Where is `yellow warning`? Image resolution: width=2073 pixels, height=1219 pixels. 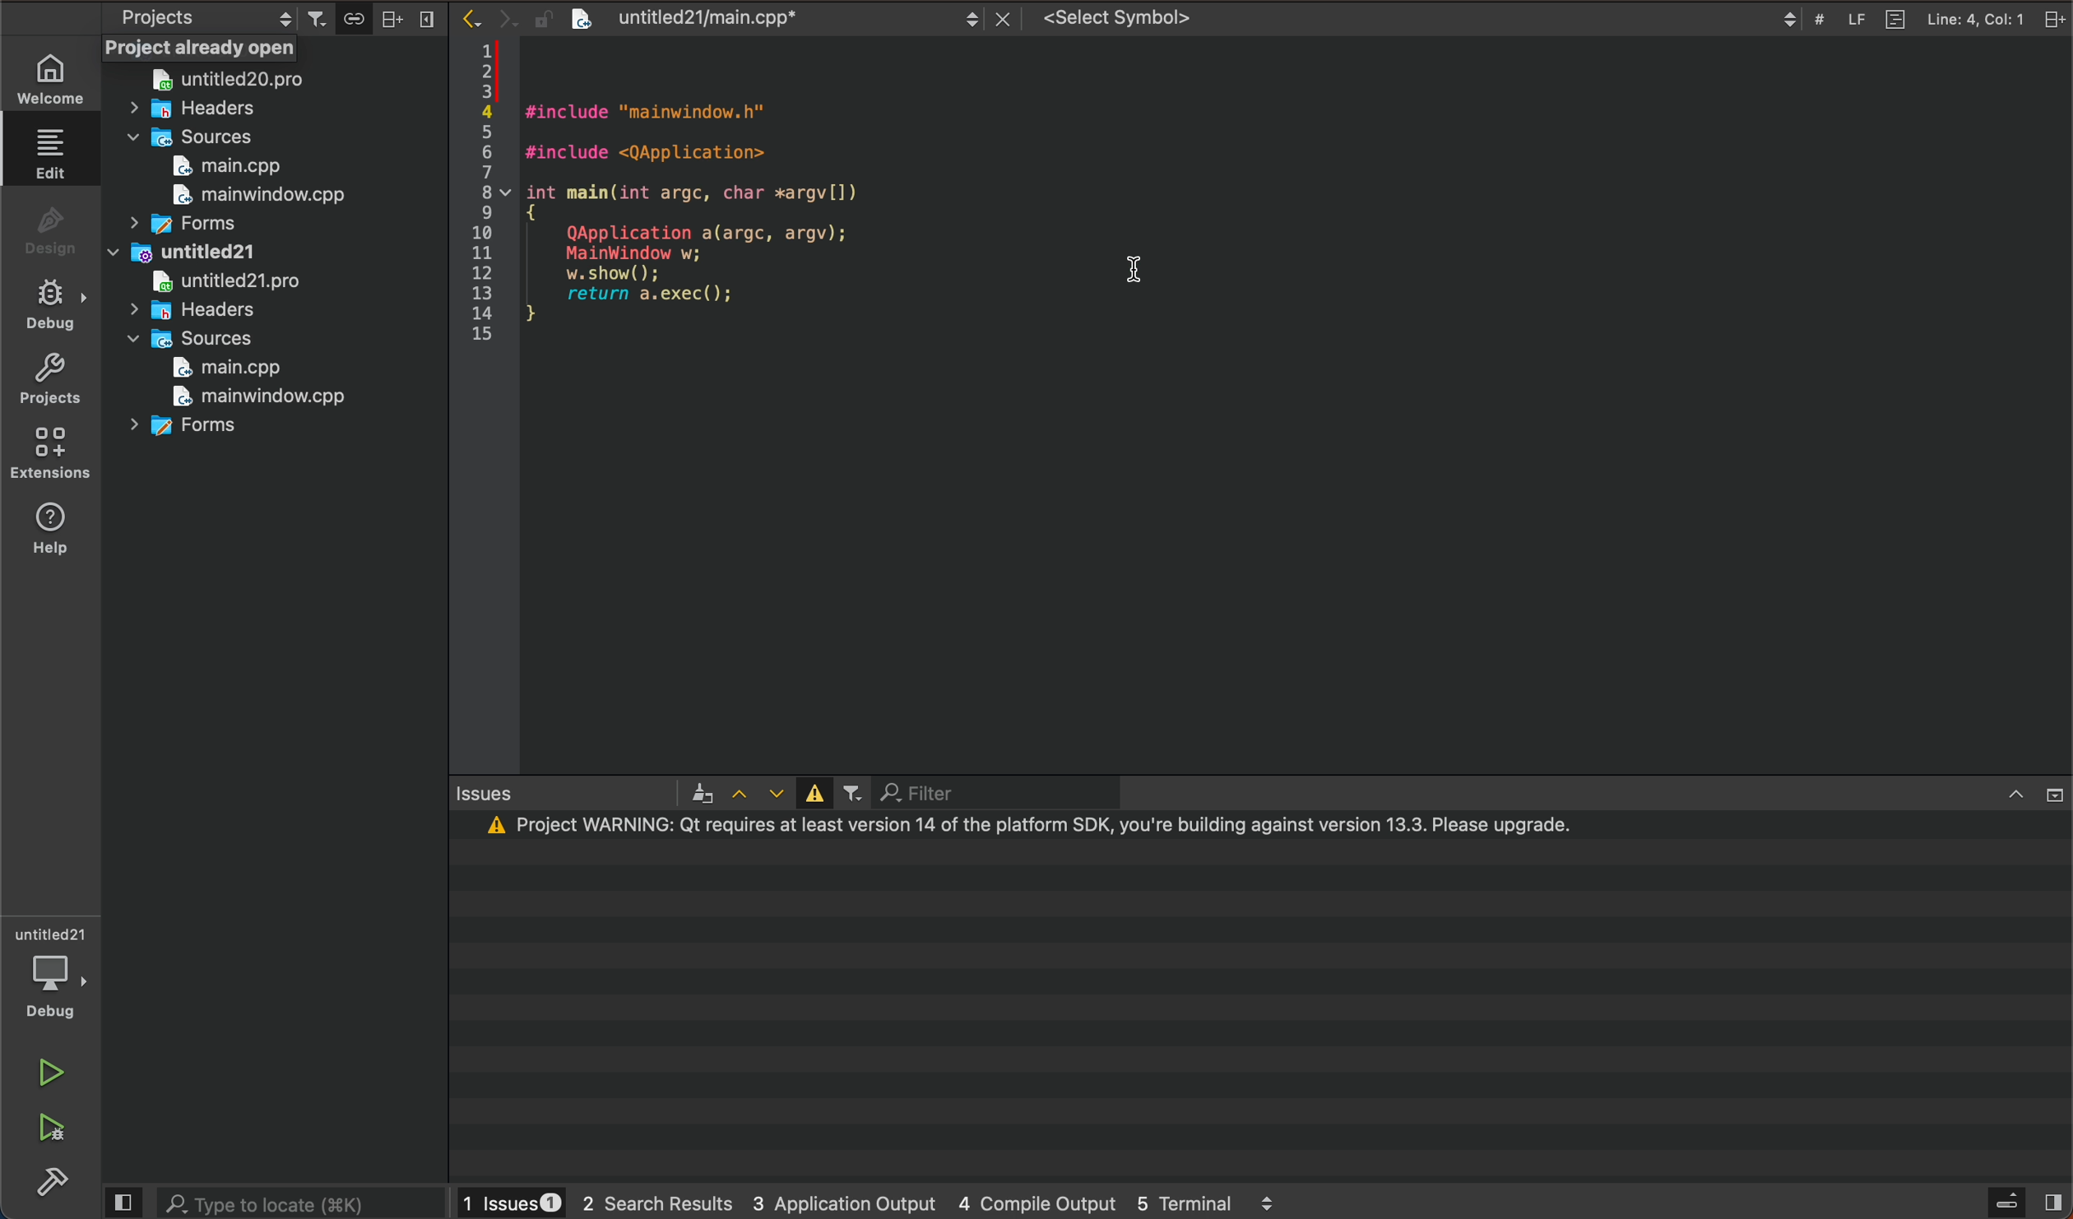 yellow warning is located at coordinates (818, 792).